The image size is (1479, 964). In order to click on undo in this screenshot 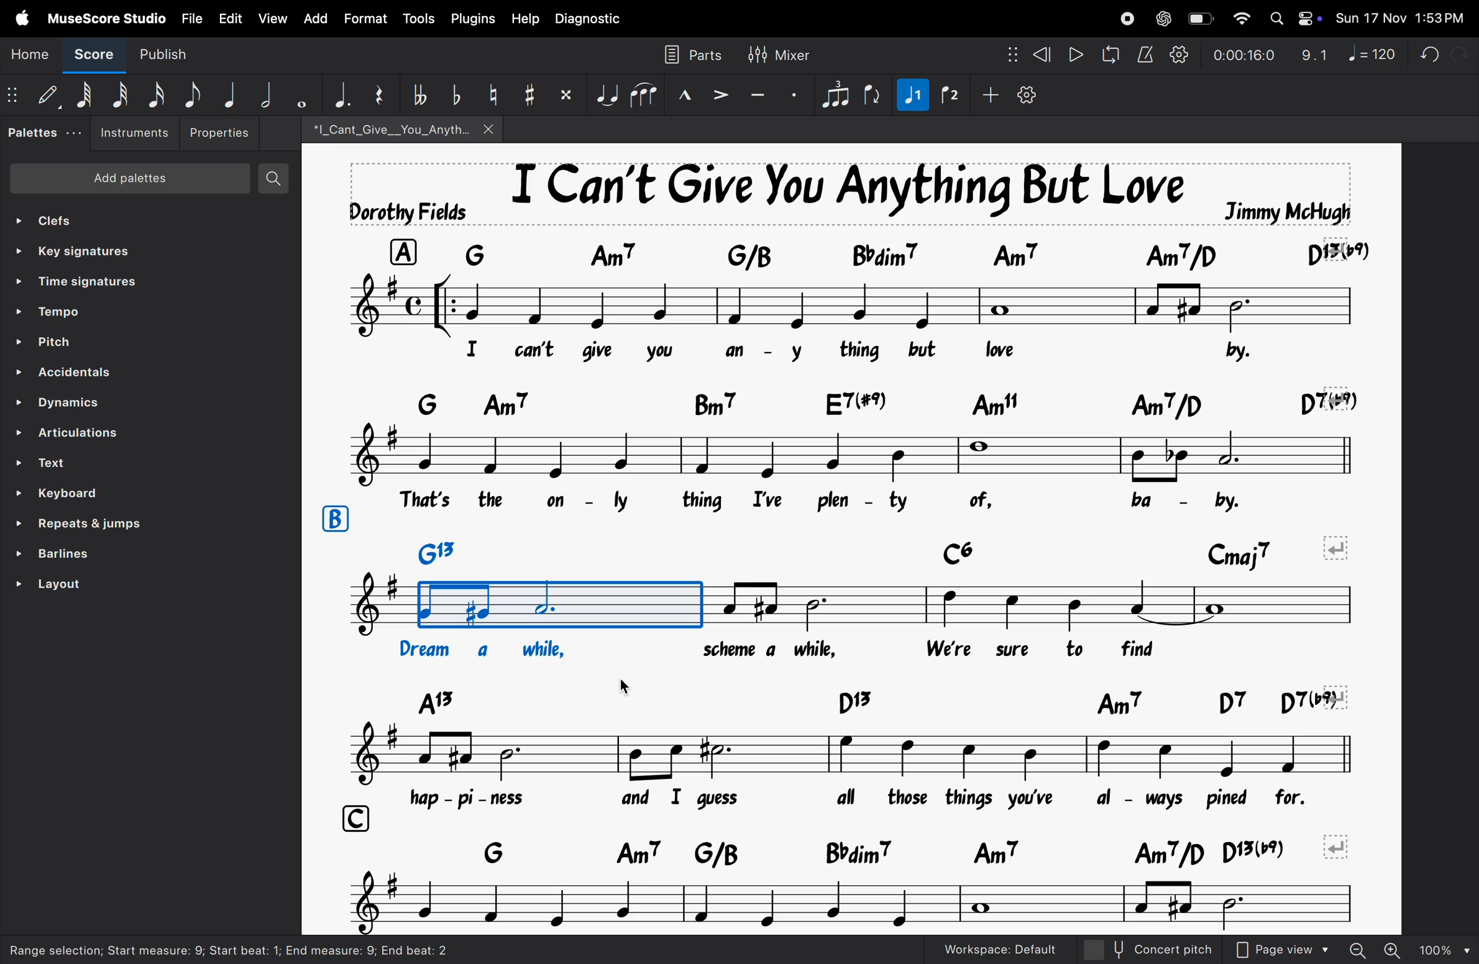, I will do `click(1425, 52)`.